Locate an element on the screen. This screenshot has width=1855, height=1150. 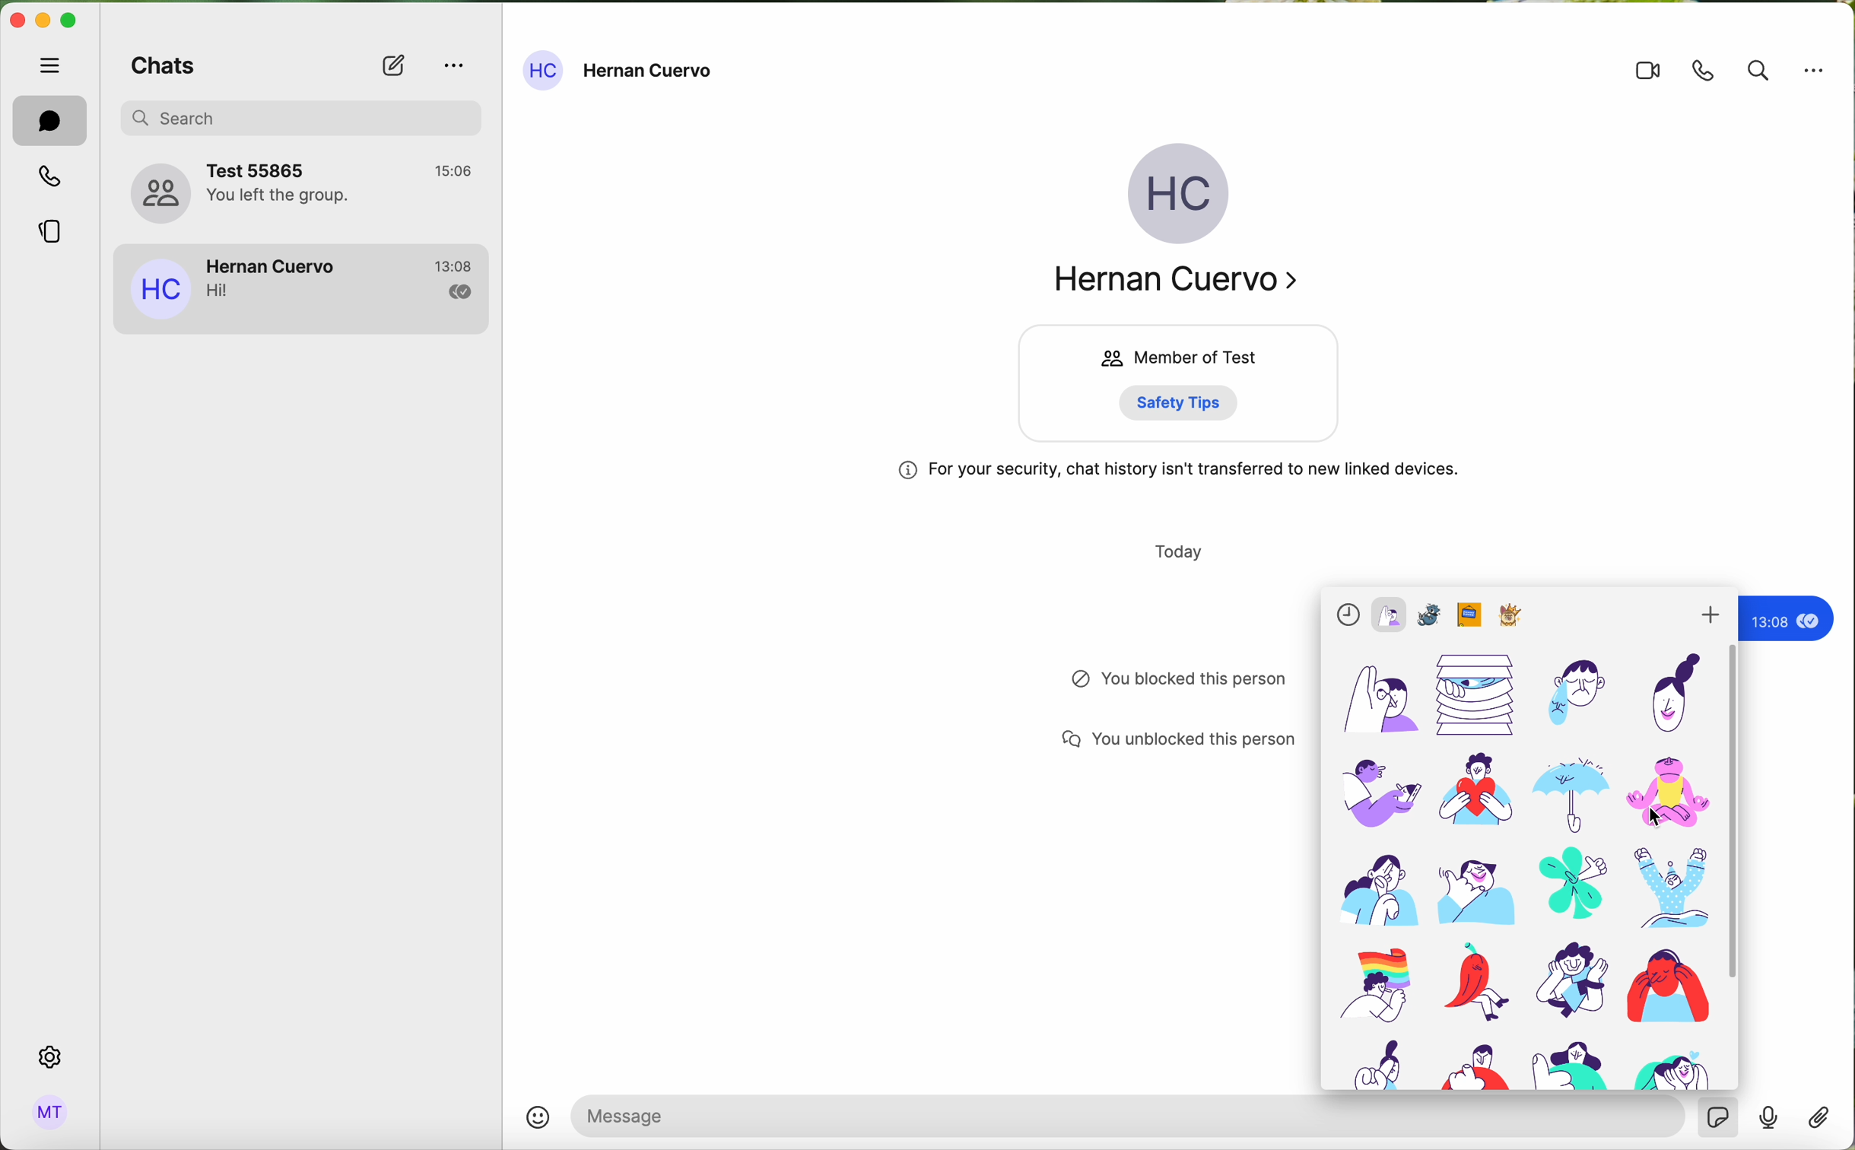
activity is located at coordinates (1159, 681).